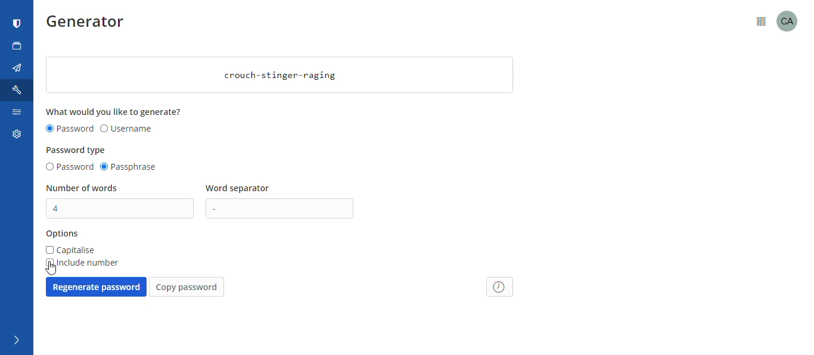 The width and height of the screenshot is (814, 355). What do you see at coordinates (791, 20) in the screenshot?
I see `profile picture` at bounding box center [791, 20].